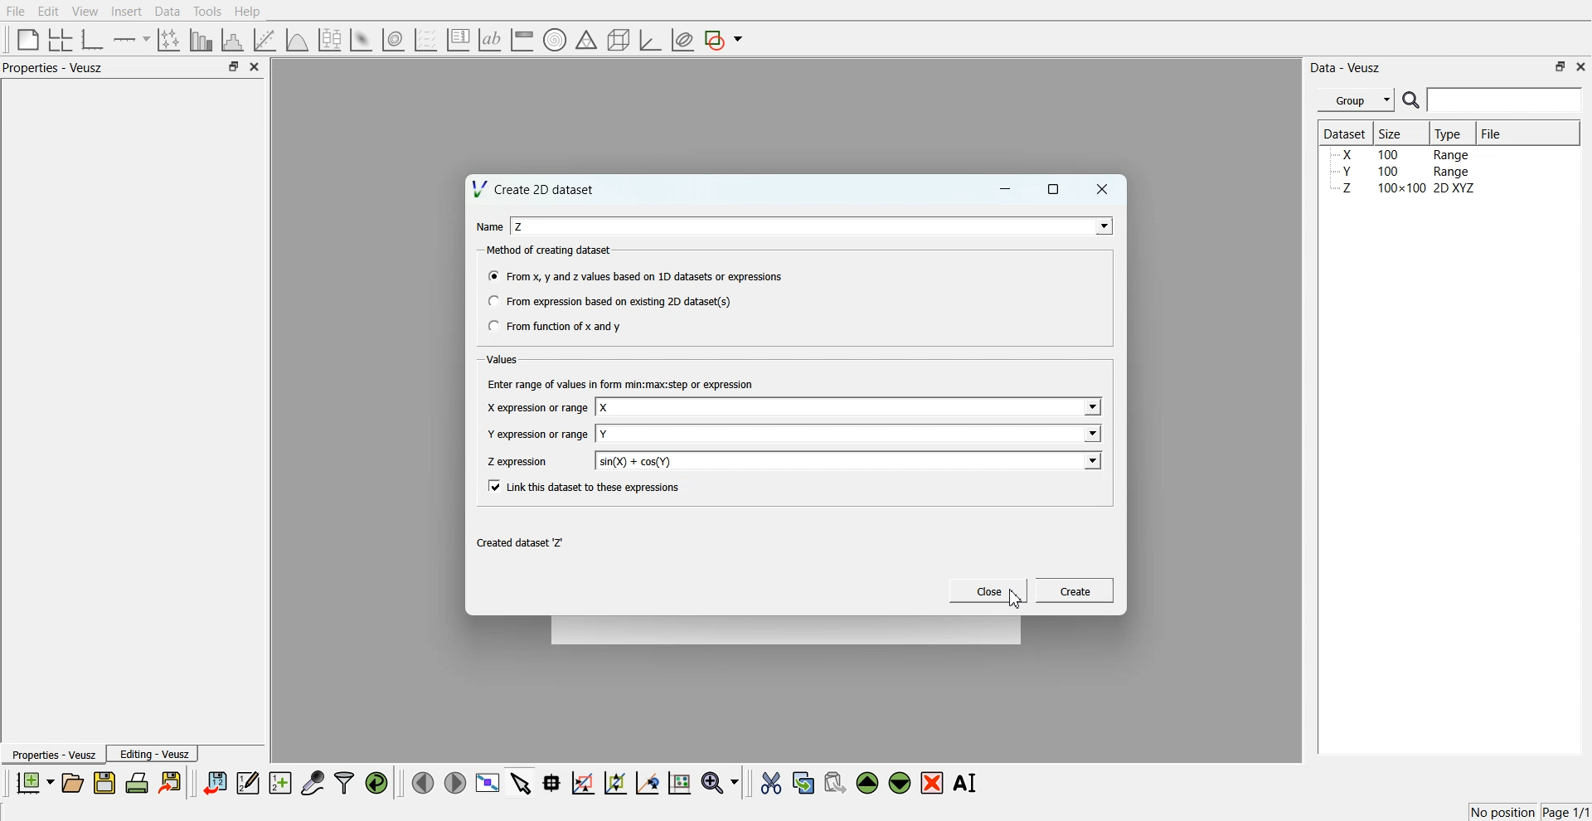 The image size is (1592, 821). Describe the element at coordinates (169, 12) in the screenshot. I see `Data` at that location.